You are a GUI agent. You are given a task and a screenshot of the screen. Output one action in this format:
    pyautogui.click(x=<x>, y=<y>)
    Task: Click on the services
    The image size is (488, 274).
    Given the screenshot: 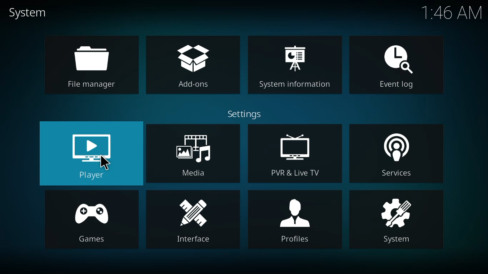 What is the action you would take?
    pyautogui.click(x=398, y=154)
    